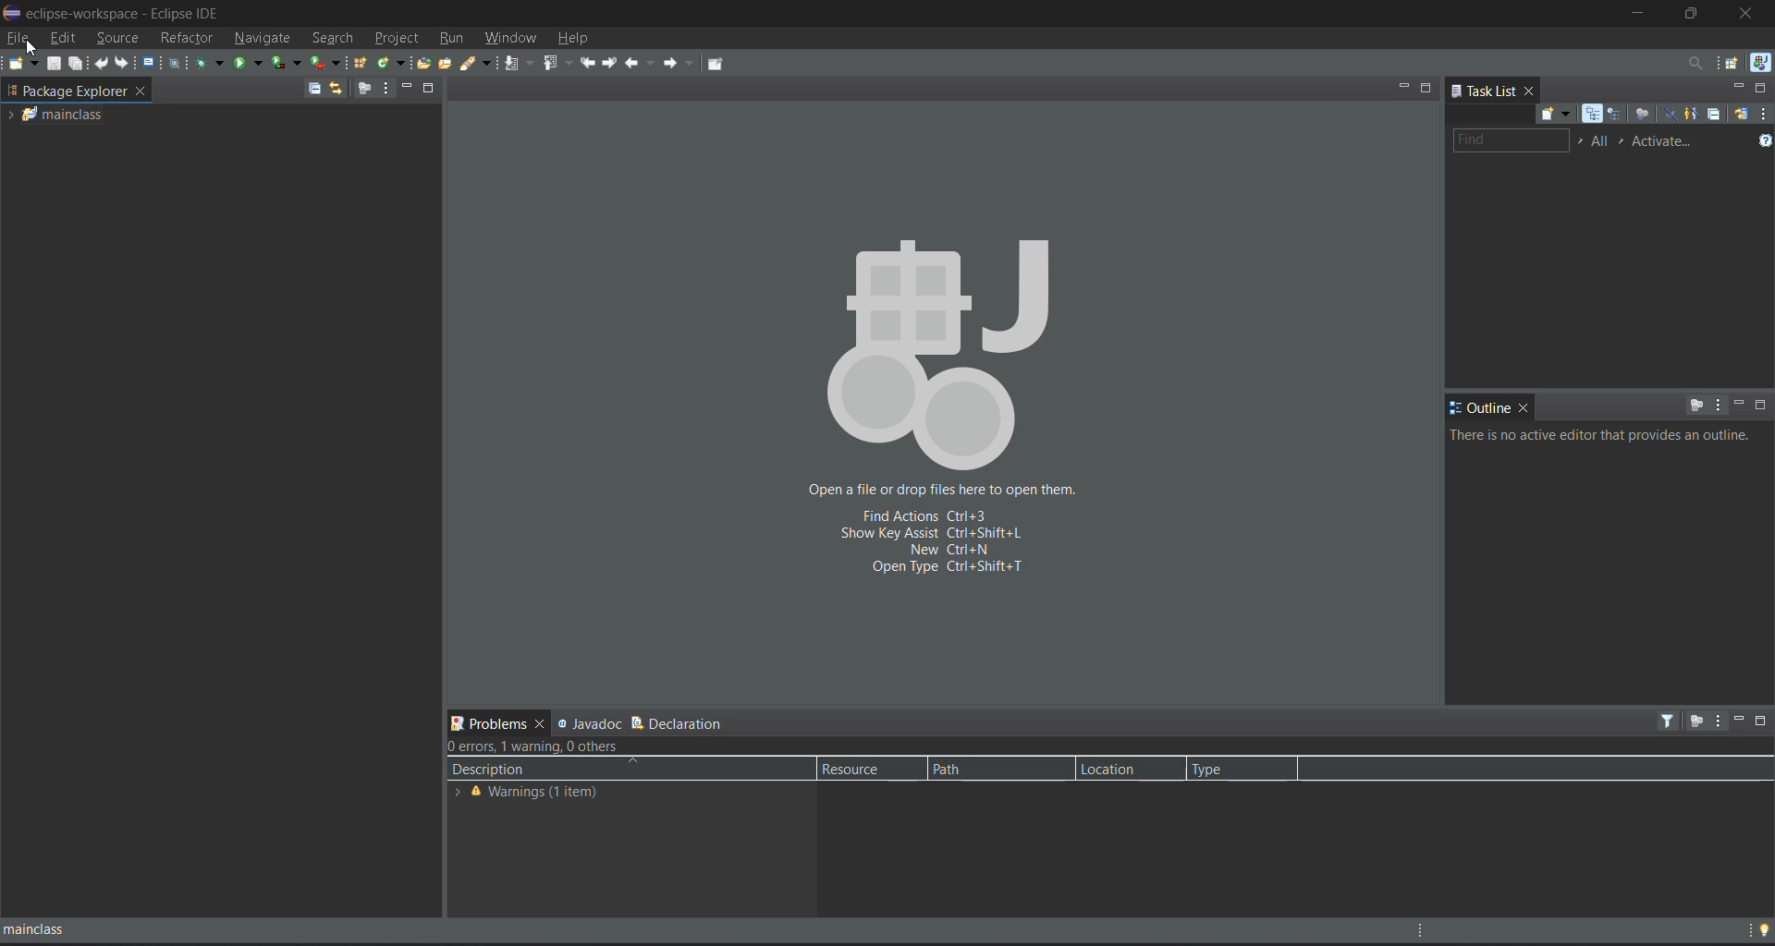 The height and width of the screenshot is (946, 1775). I want to click on skip all breakpoints, so click(177, 65).